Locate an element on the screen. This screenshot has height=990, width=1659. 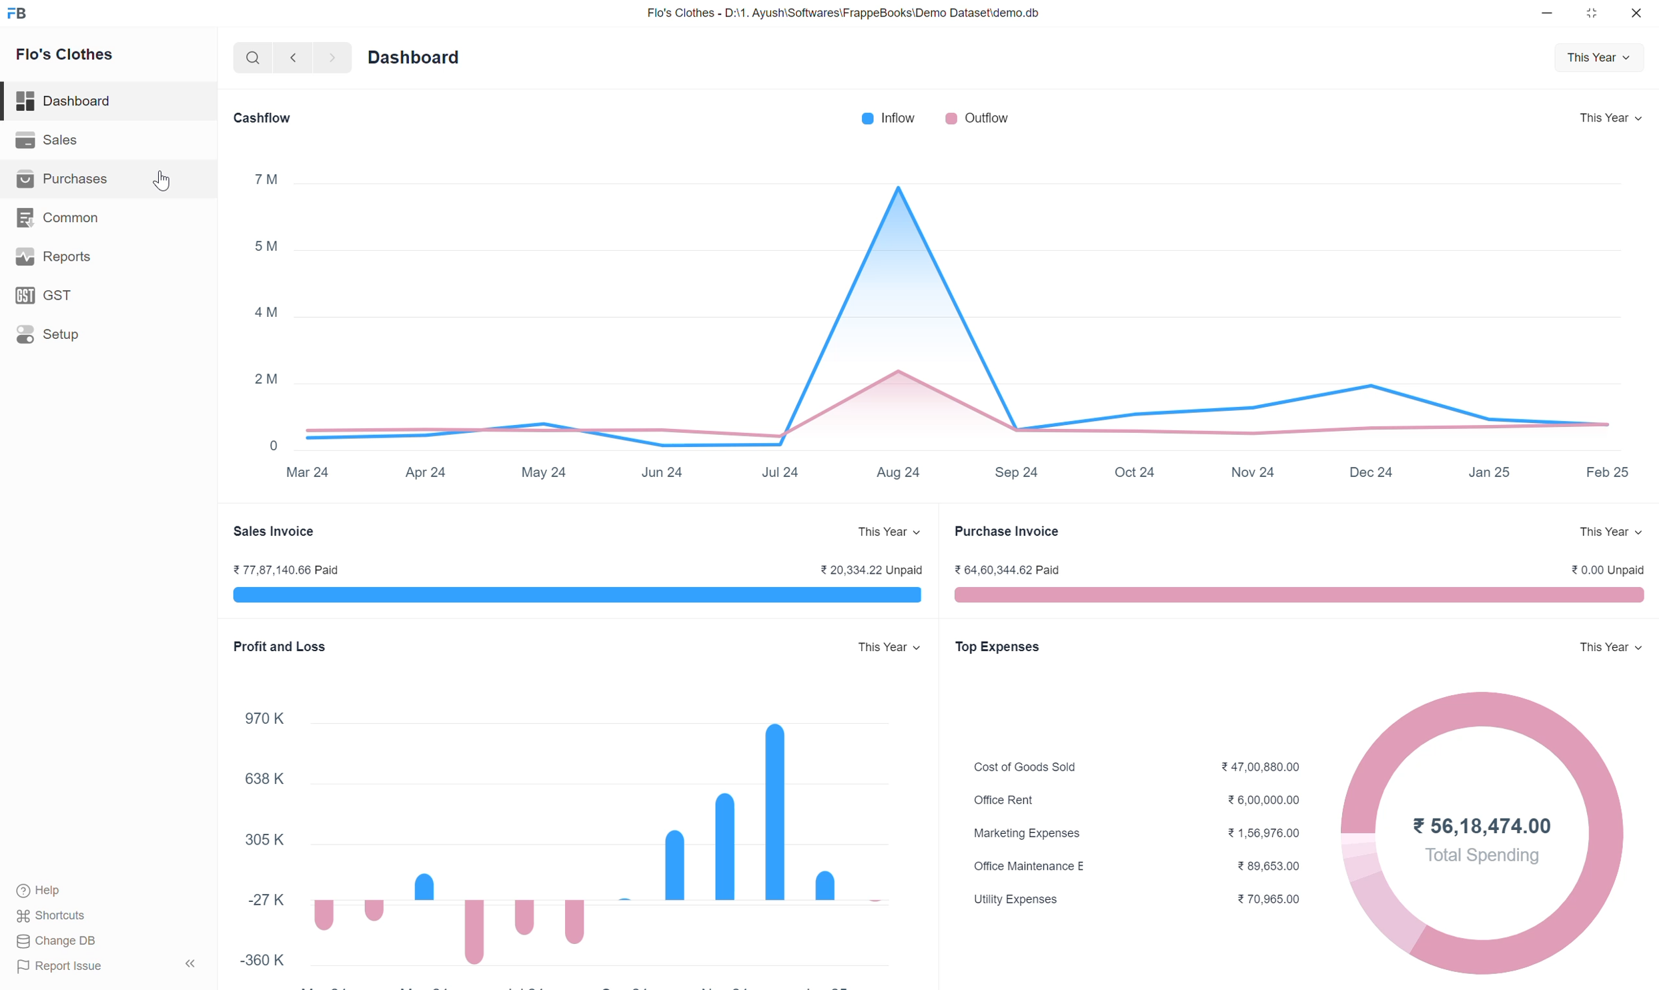
70,965.00 is located at coordinates (1271, 899).